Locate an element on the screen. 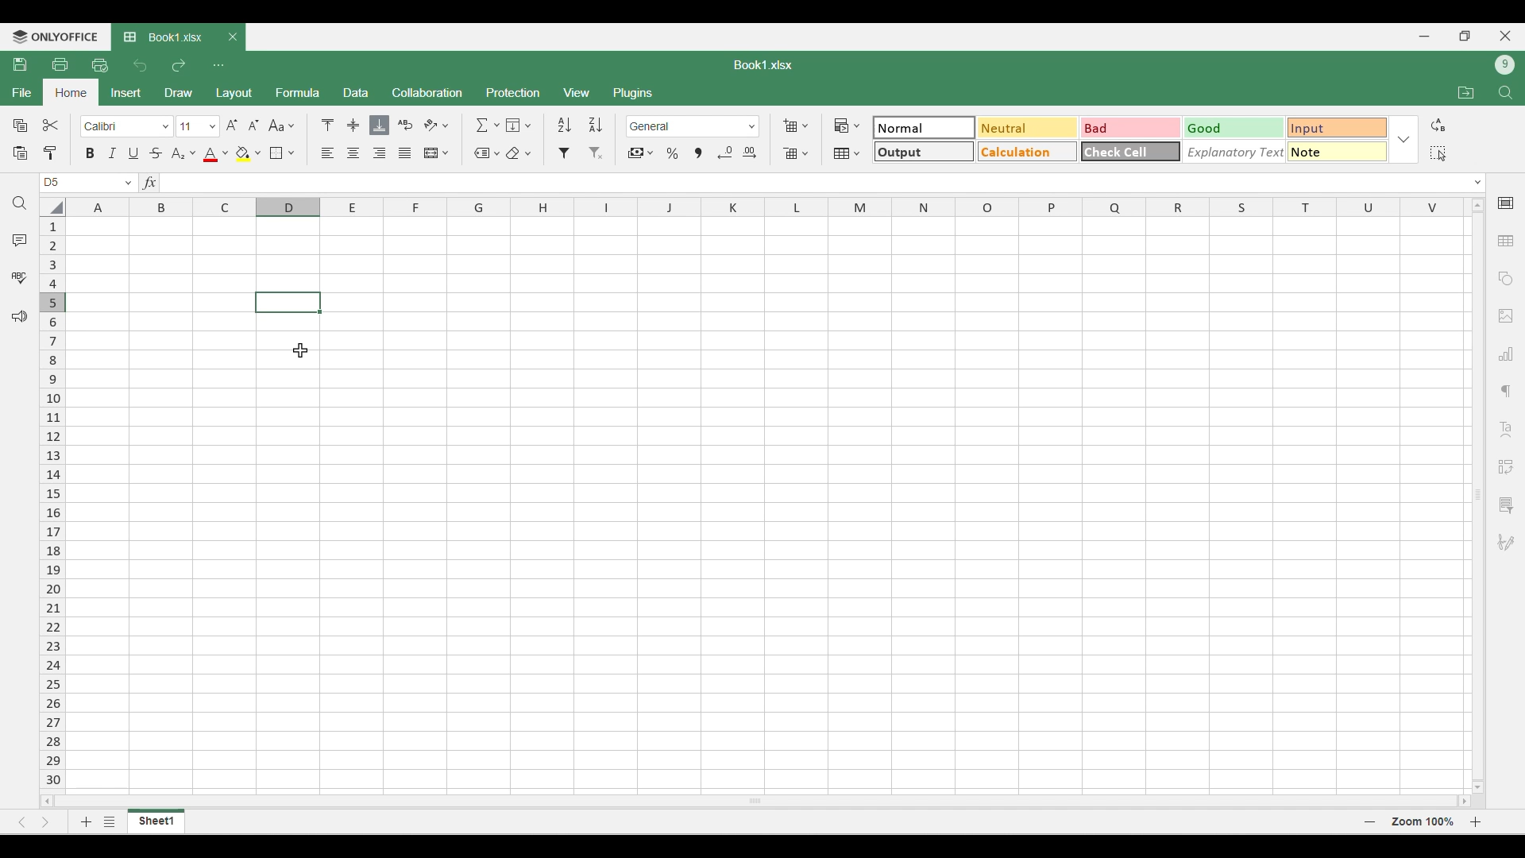  Copy formatting is located at coordinates (51, 153).